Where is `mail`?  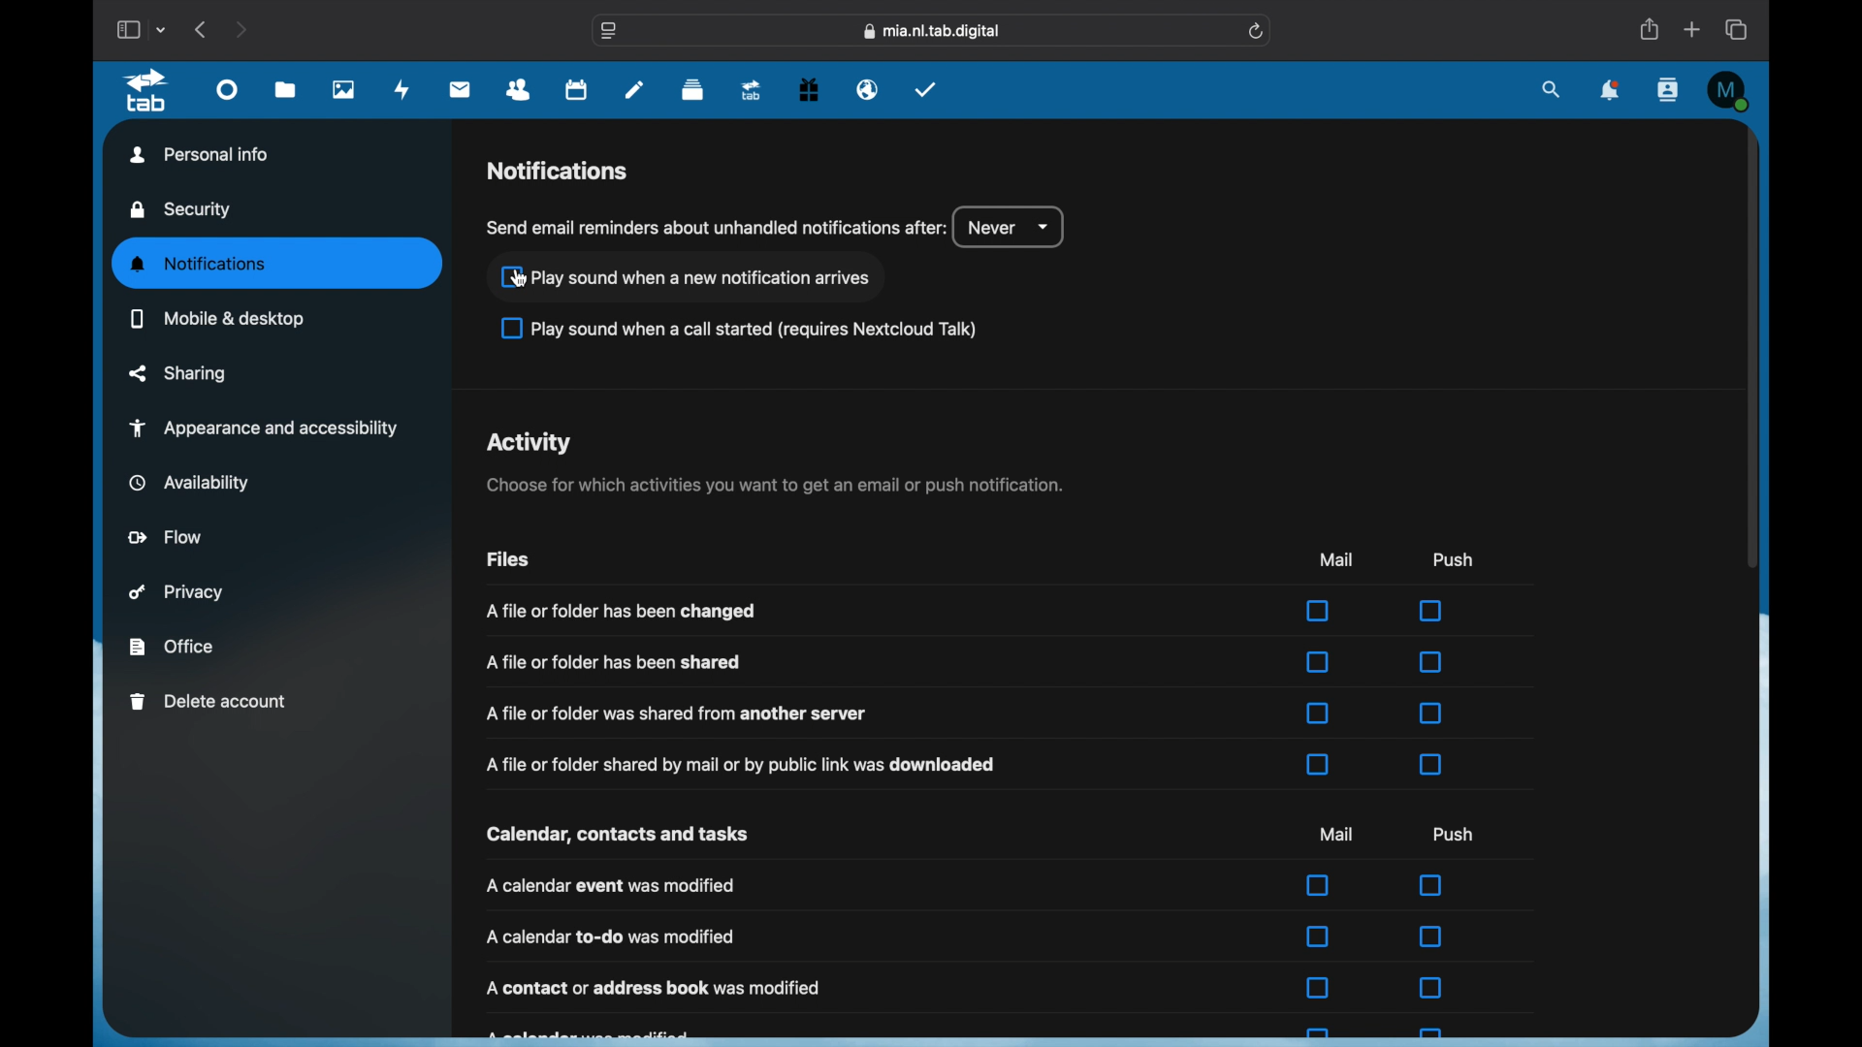 mail is located at coordinates (460, 89).